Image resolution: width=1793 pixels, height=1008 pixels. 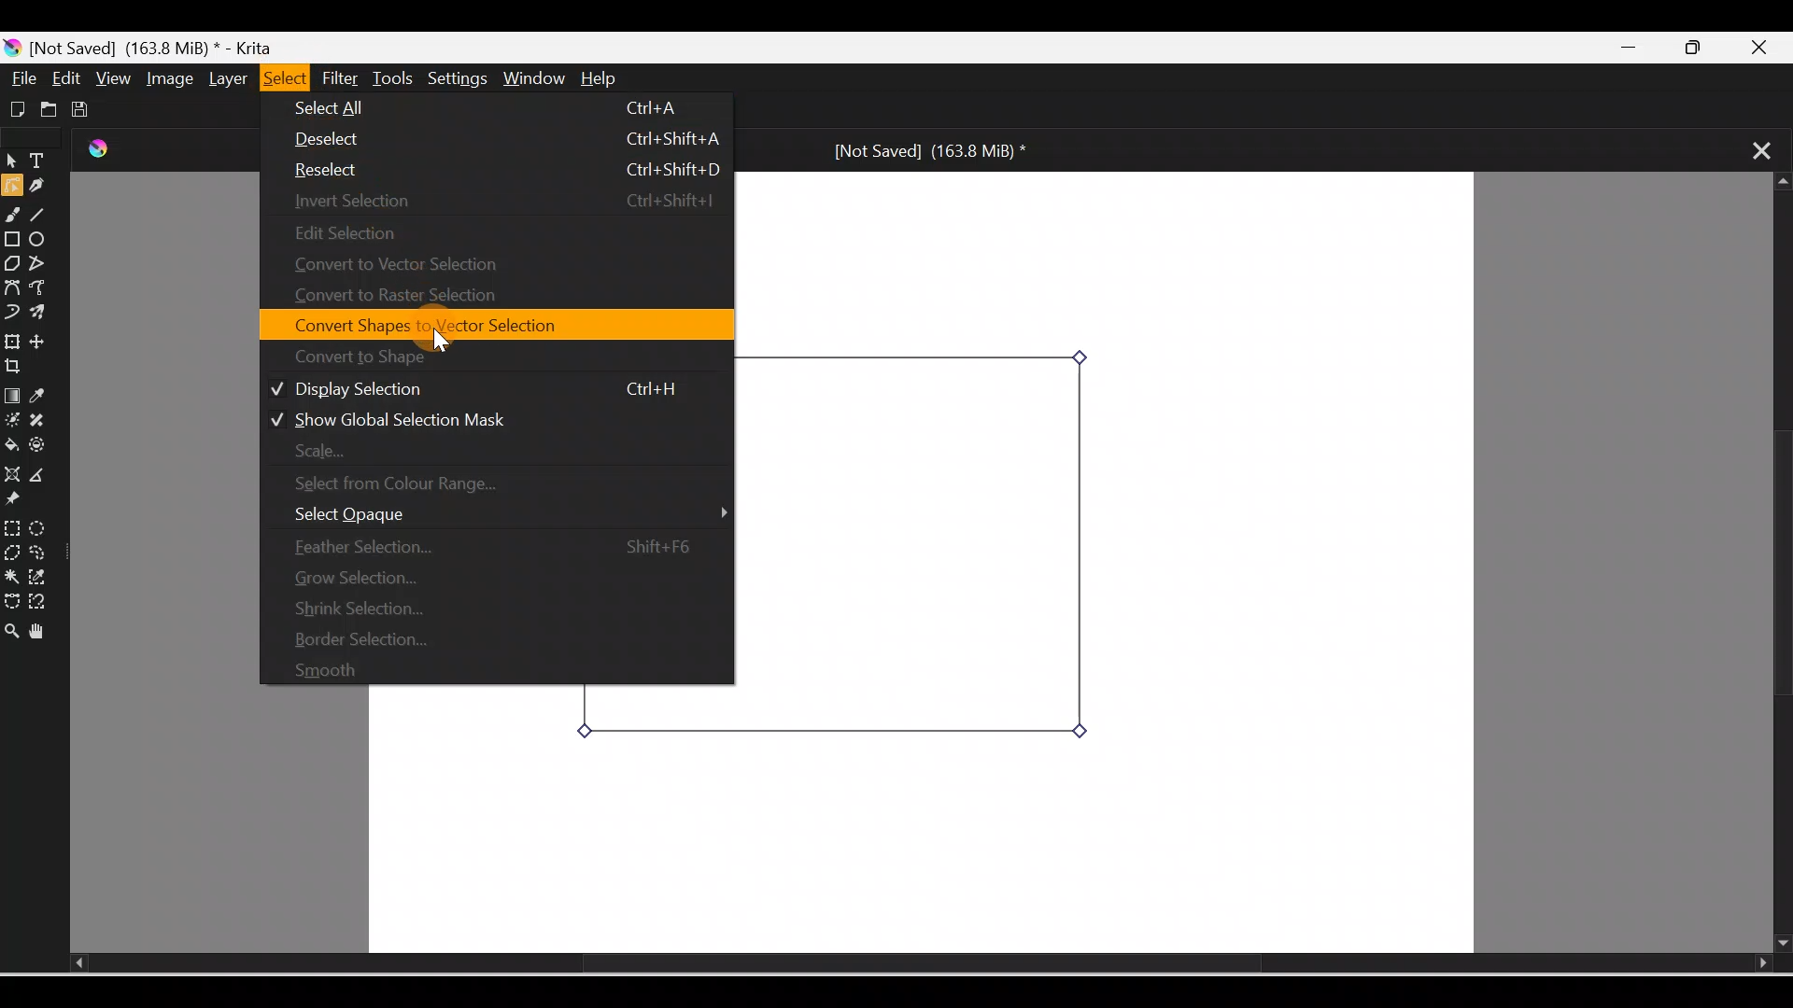 I want to click on Feather selection, so click(x=488, y=543).